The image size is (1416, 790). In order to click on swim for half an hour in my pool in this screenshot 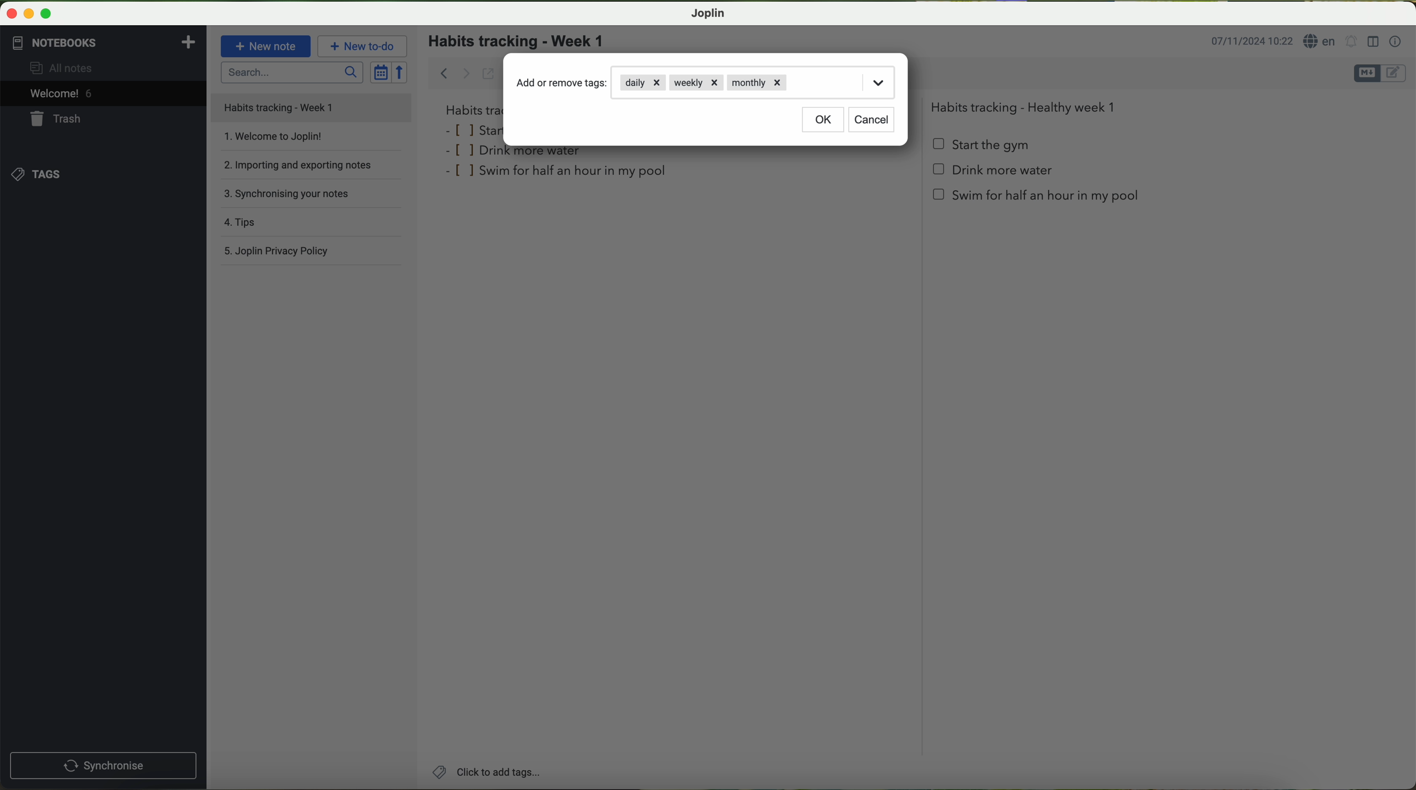, I will do `click(558, 173)`.